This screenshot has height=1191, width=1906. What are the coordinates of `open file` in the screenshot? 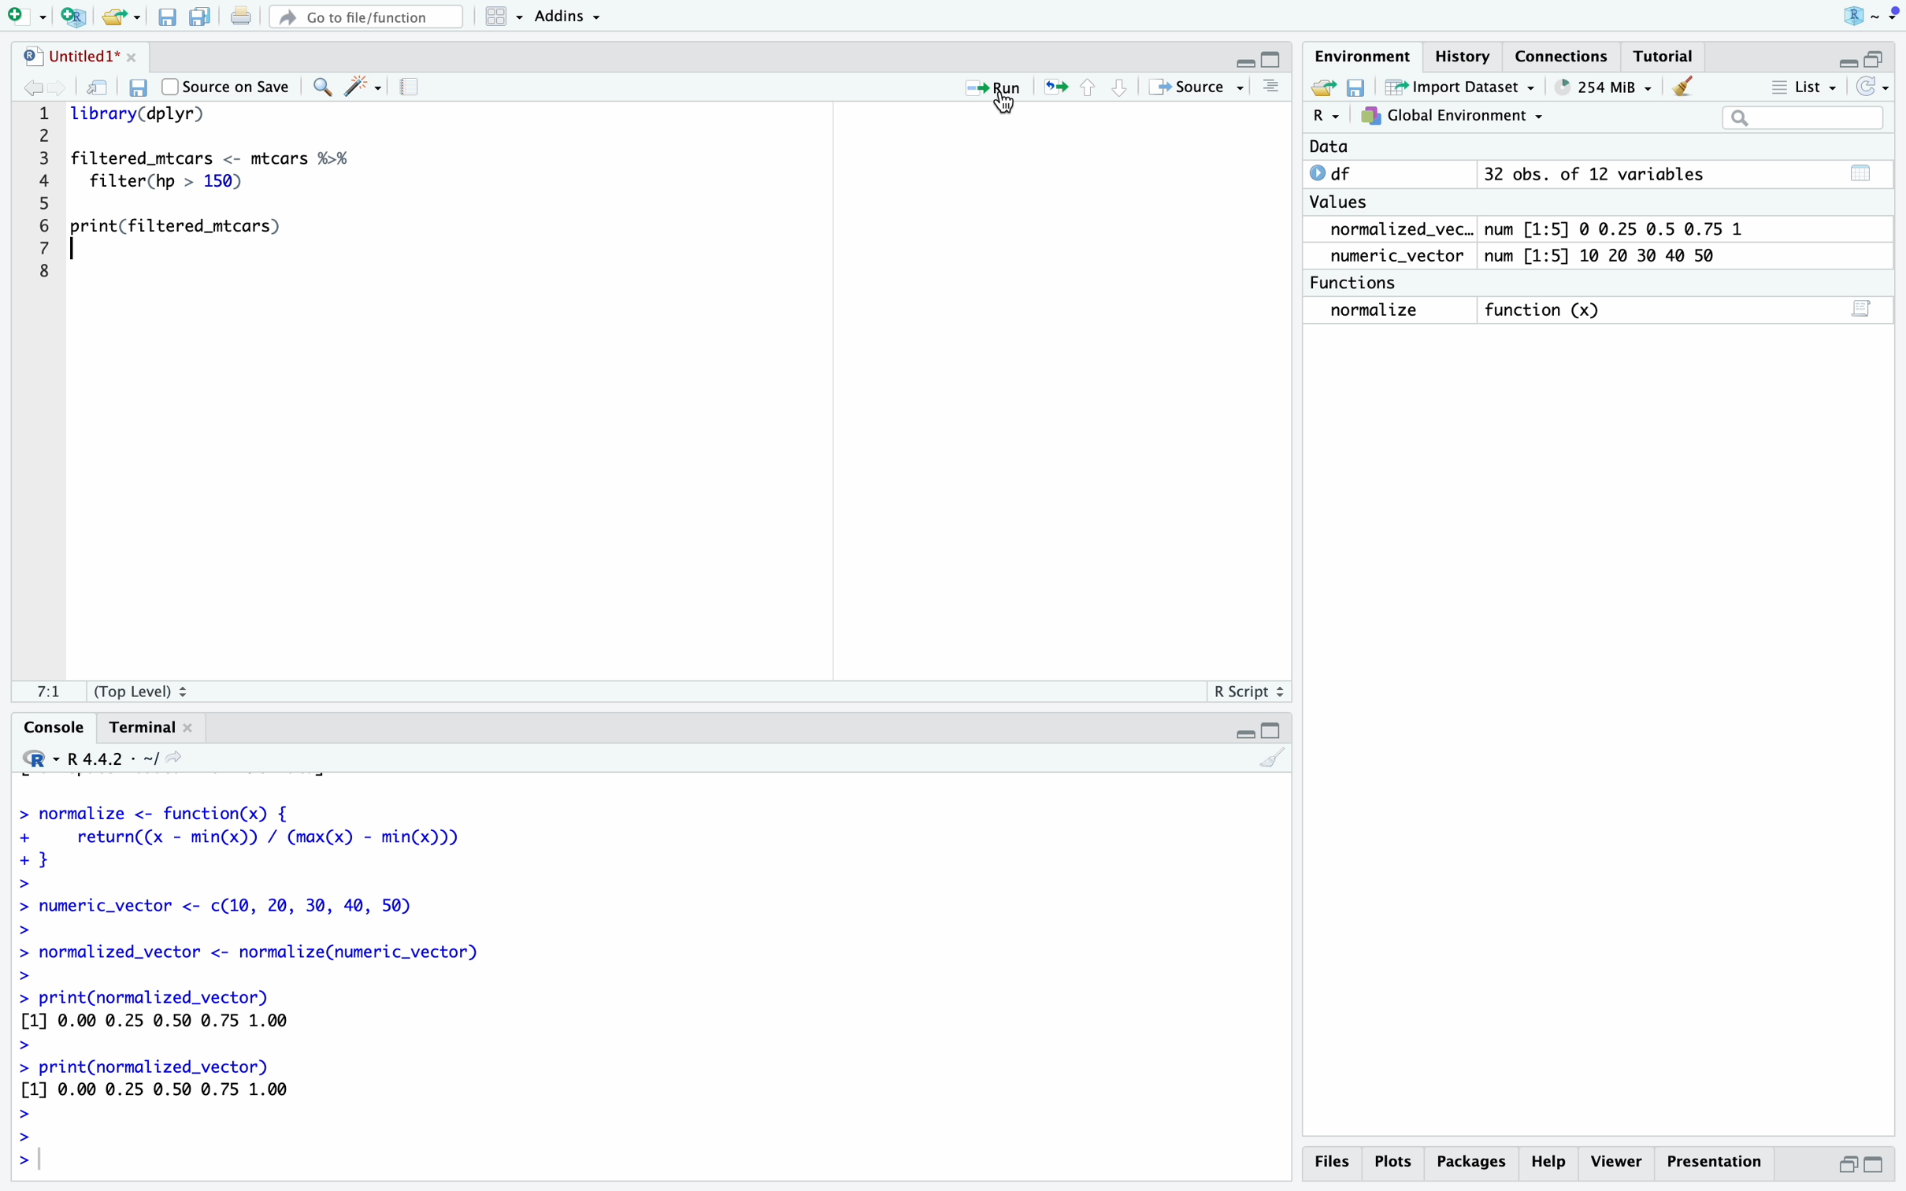 It's located at (117, 19).